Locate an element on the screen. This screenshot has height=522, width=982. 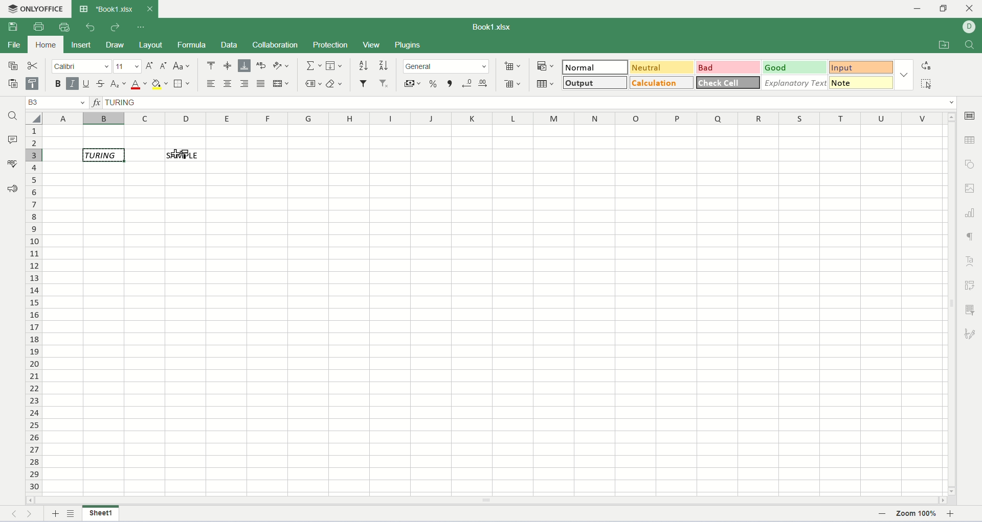
copy style is located at coordinates (35, 84).